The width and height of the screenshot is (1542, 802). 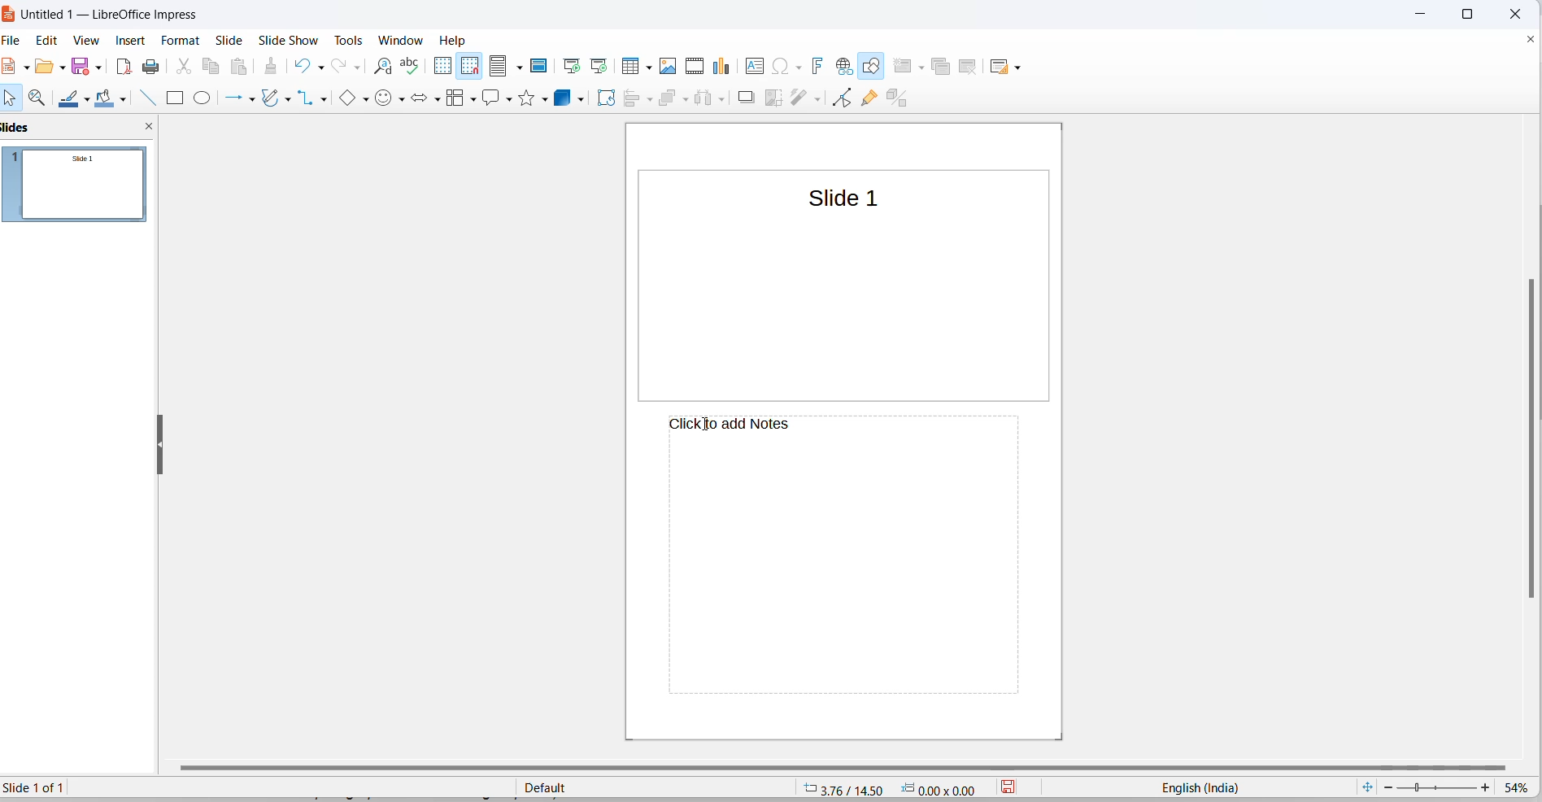 I want to click on spellings , so click(x=414, y=67).